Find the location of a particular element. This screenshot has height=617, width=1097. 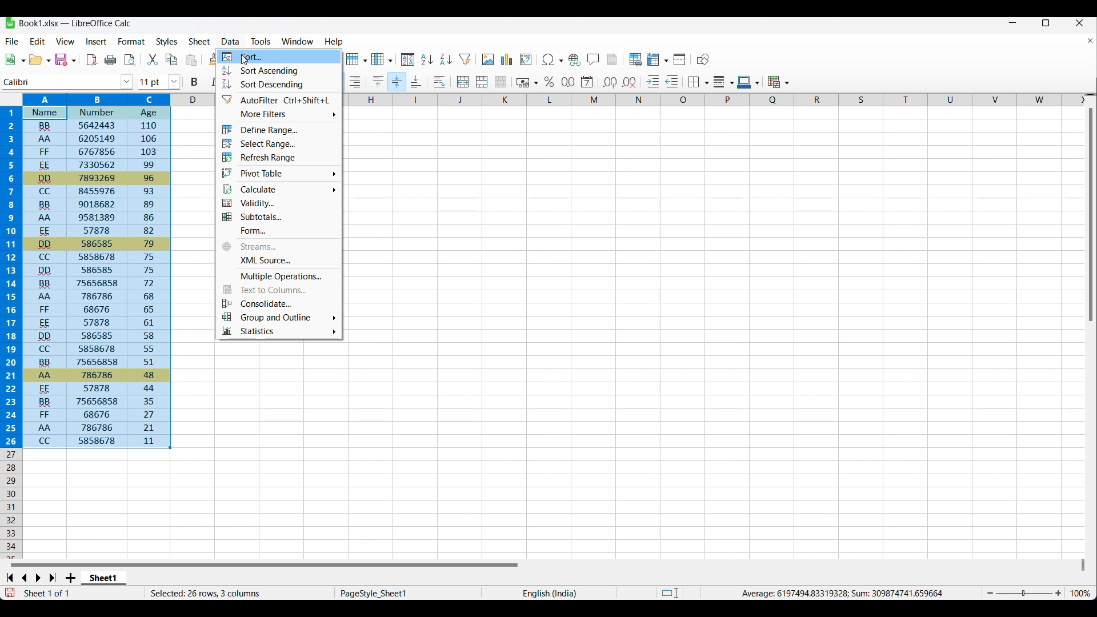

Merge cells is located at coordinates (482, 82).